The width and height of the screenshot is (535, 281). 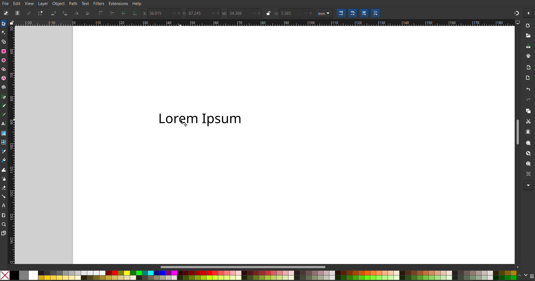 I want to click on Pencil Tool, so click(x=5, y=106).